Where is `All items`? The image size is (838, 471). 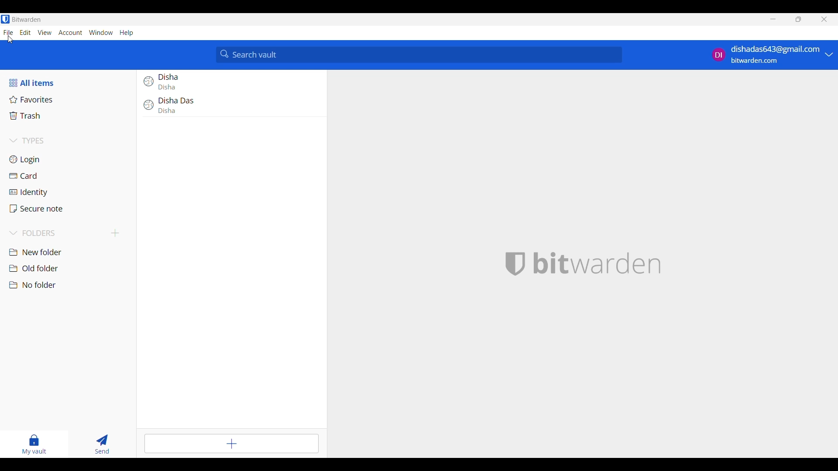 All items is located at coordinates (41, 83).